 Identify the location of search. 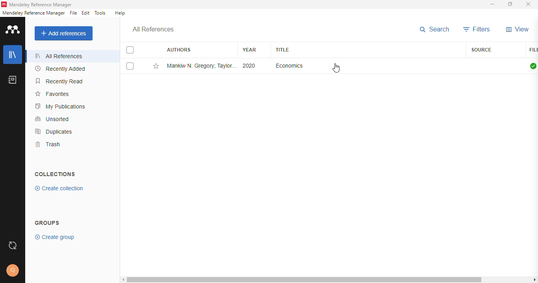
(435, 29).